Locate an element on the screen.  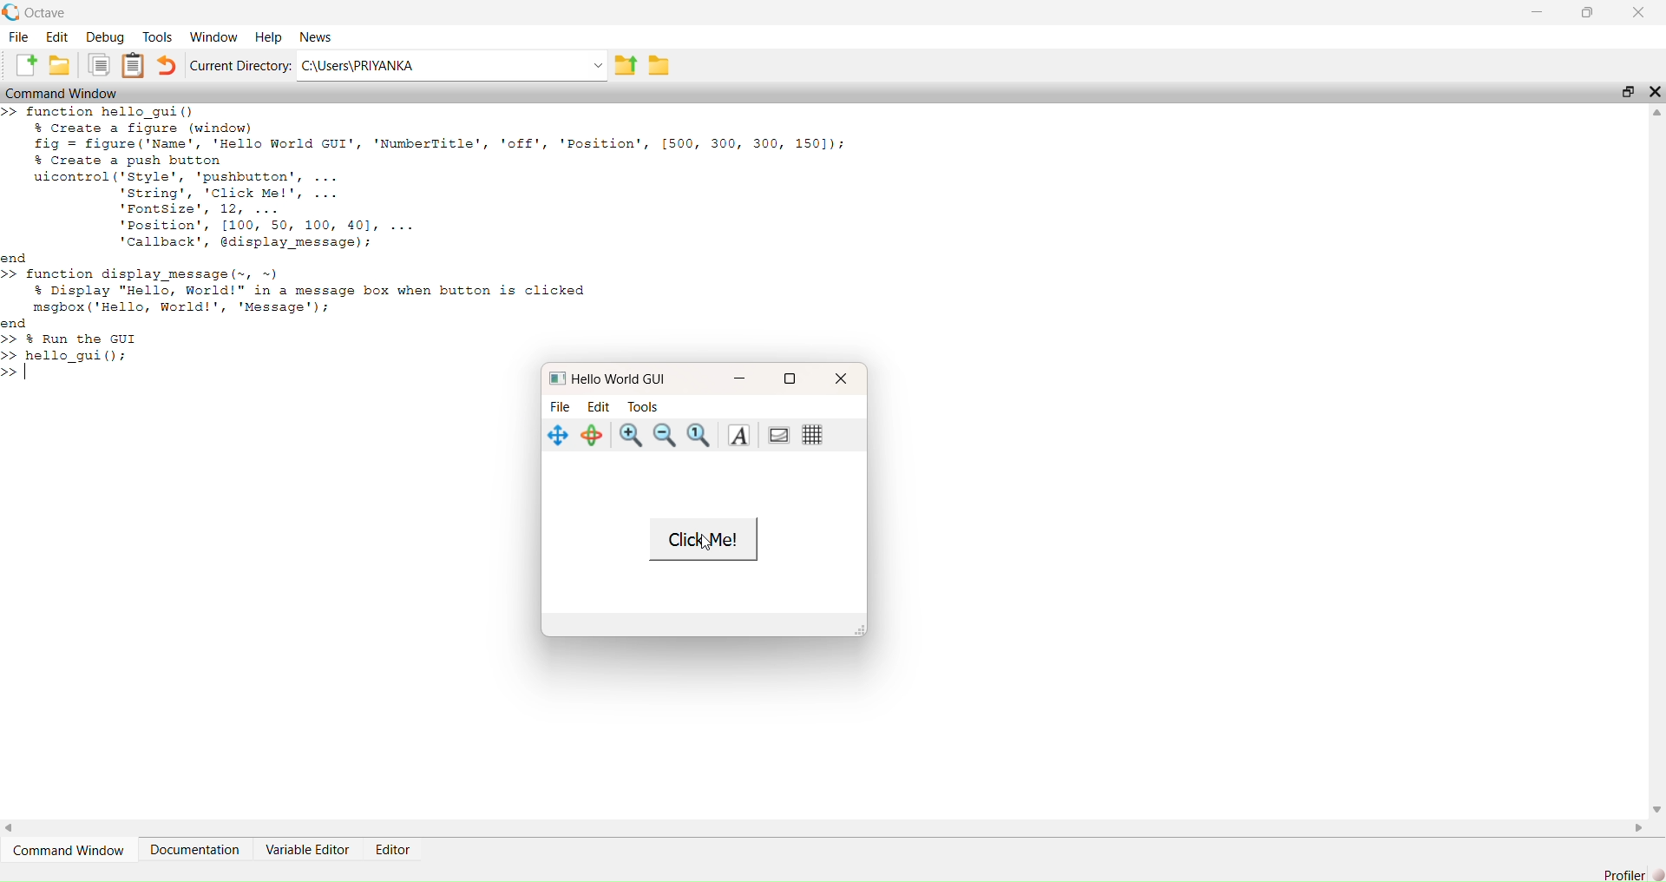
Click Me! is located at coordinates (702, 540).